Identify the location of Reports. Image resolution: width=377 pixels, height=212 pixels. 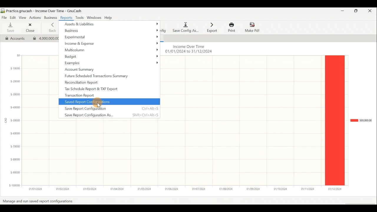
(67, 18).